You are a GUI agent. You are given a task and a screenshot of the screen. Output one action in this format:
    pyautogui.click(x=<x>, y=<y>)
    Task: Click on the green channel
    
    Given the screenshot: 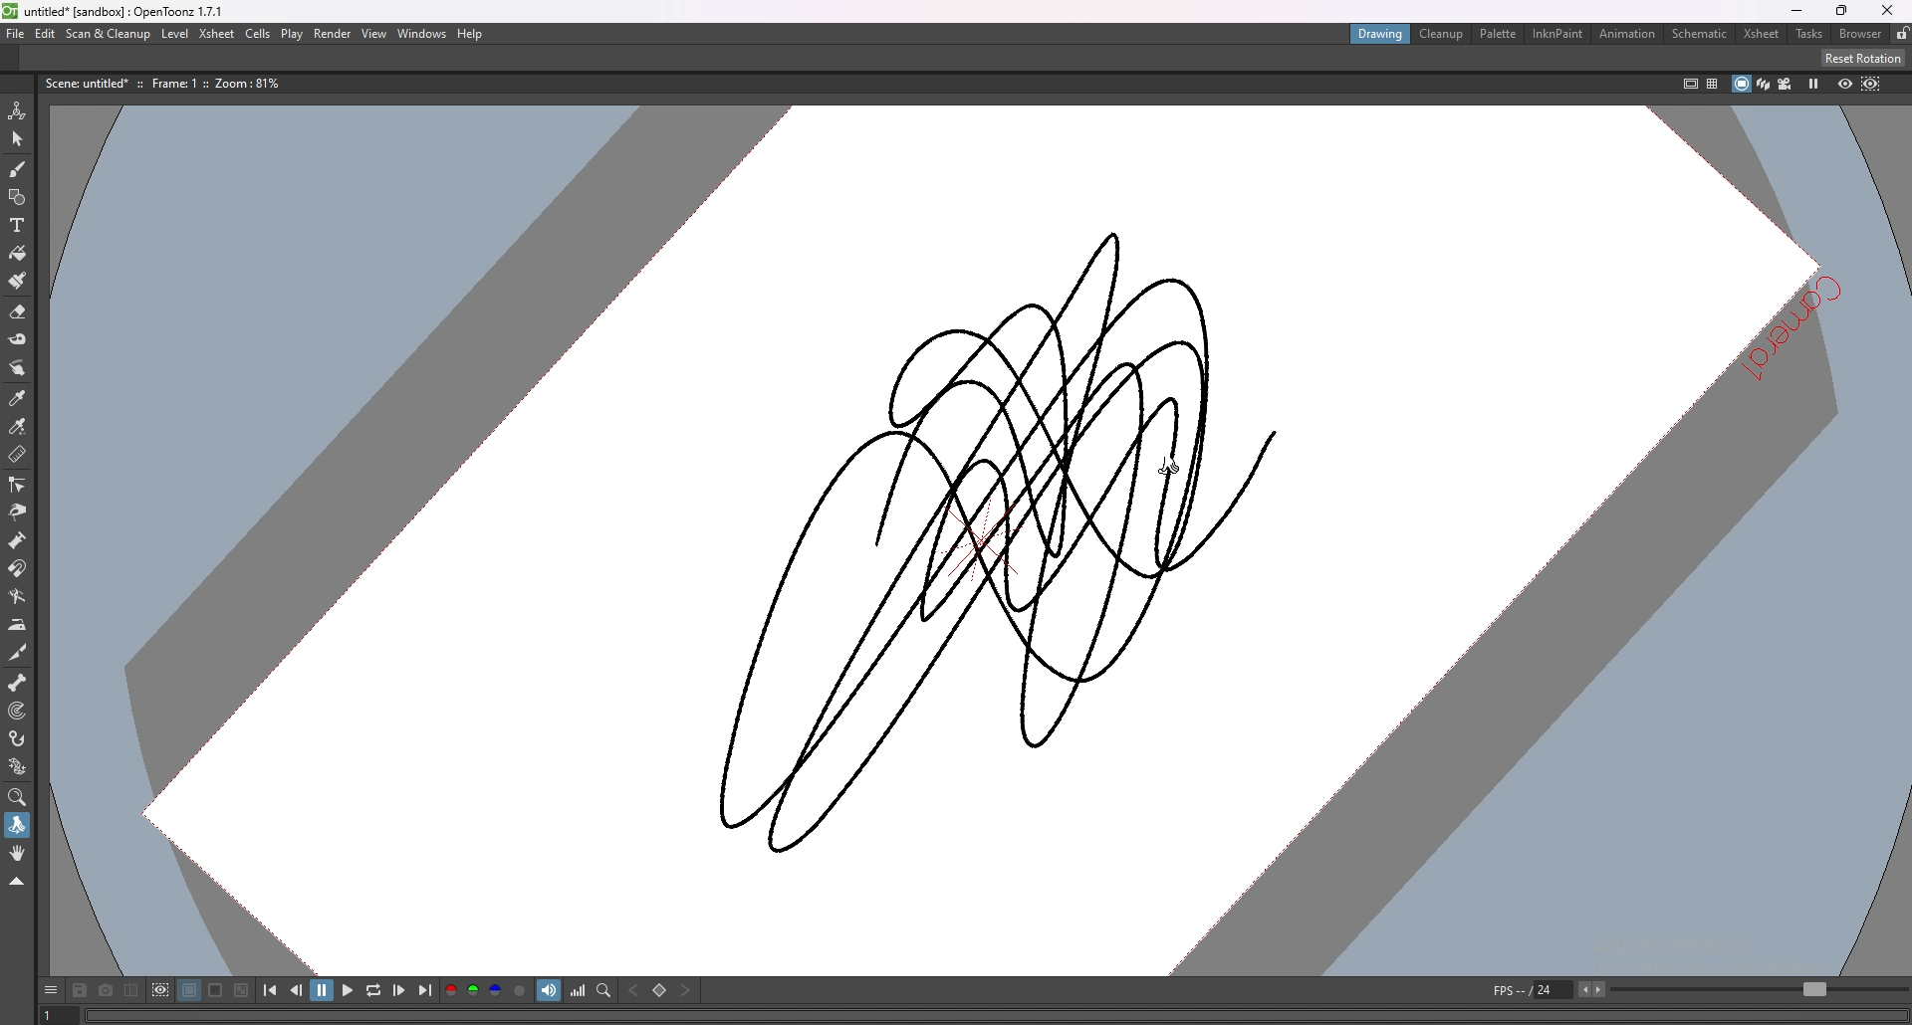 What is the action you would take?
    pyautogui.click(x=474, y=990)
    